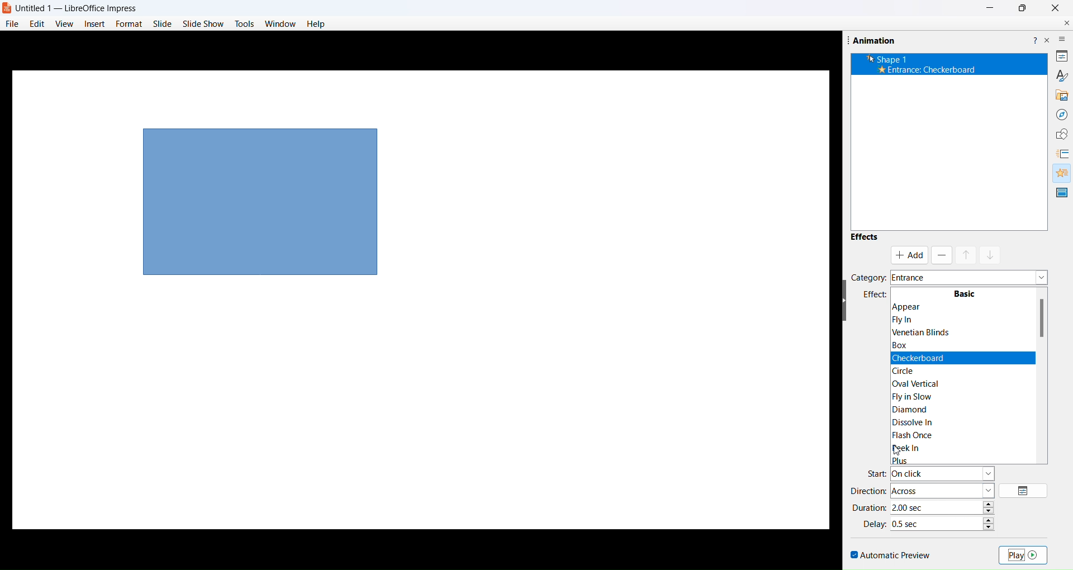 This screenshot has height=570, width=1073. What do you see at coordinates (204, 23) in the screenshot?
I see `slide show` at bounding box center [204, 23].